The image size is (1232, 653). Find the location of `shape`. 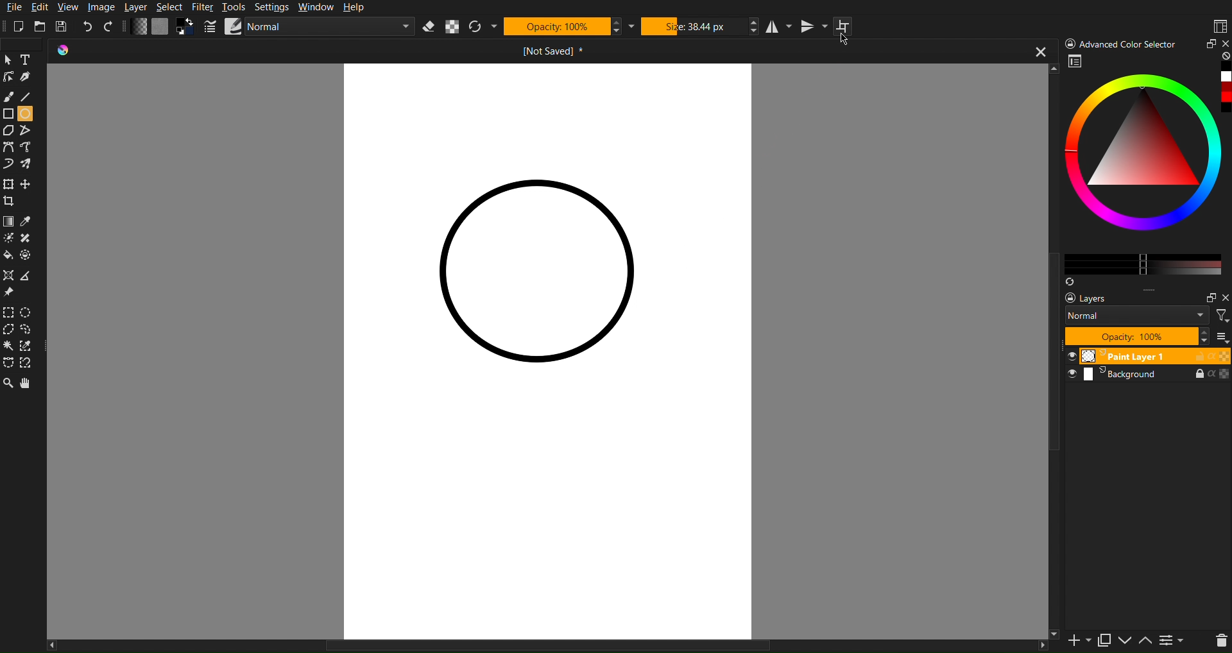

shape is located at coordinates (28, 239).